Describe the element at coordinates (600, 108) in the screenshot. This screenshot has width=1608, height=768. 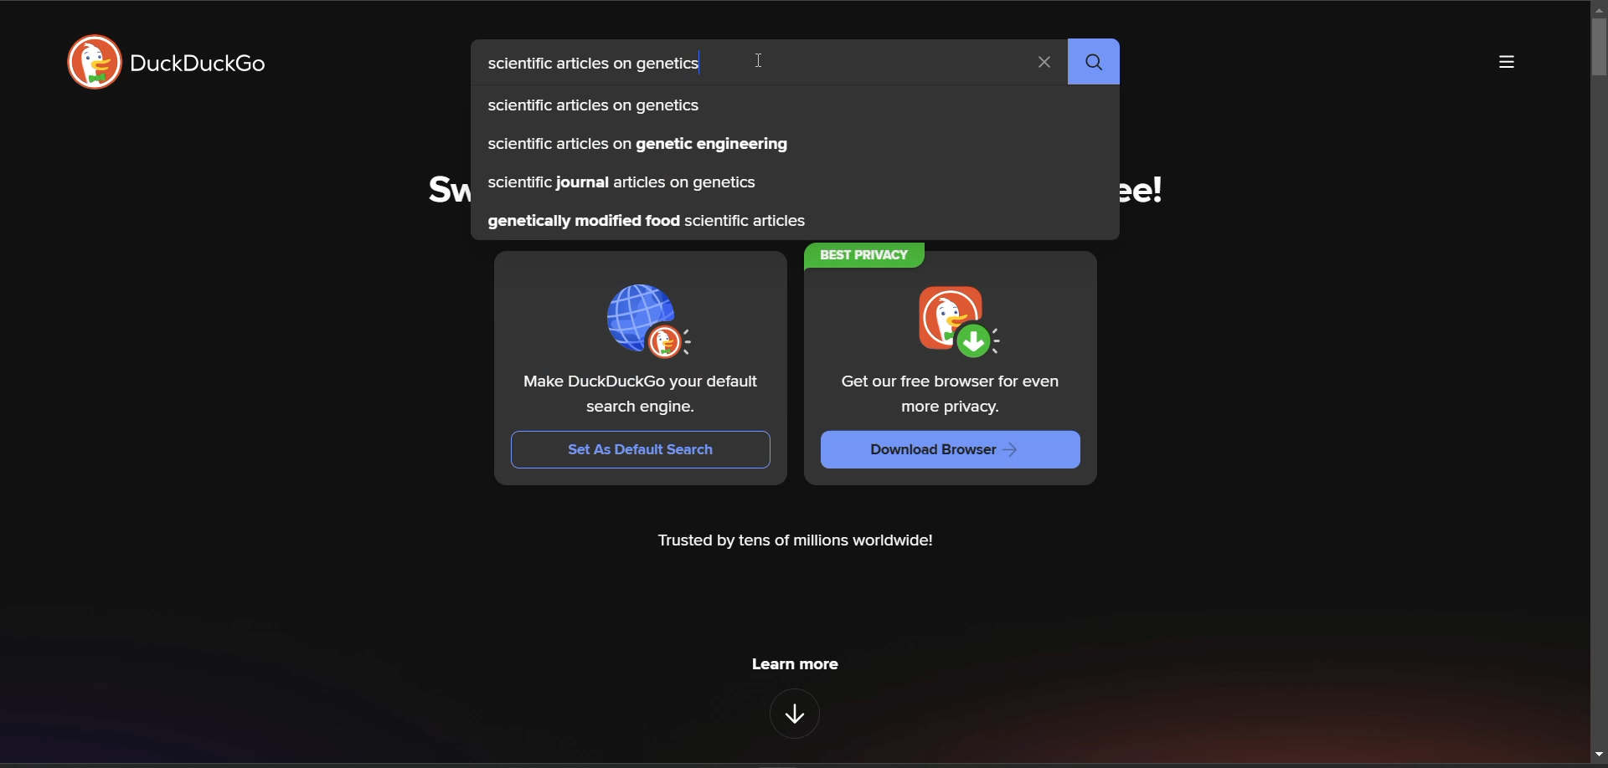
I see `scientific articles on genetics` at that location.